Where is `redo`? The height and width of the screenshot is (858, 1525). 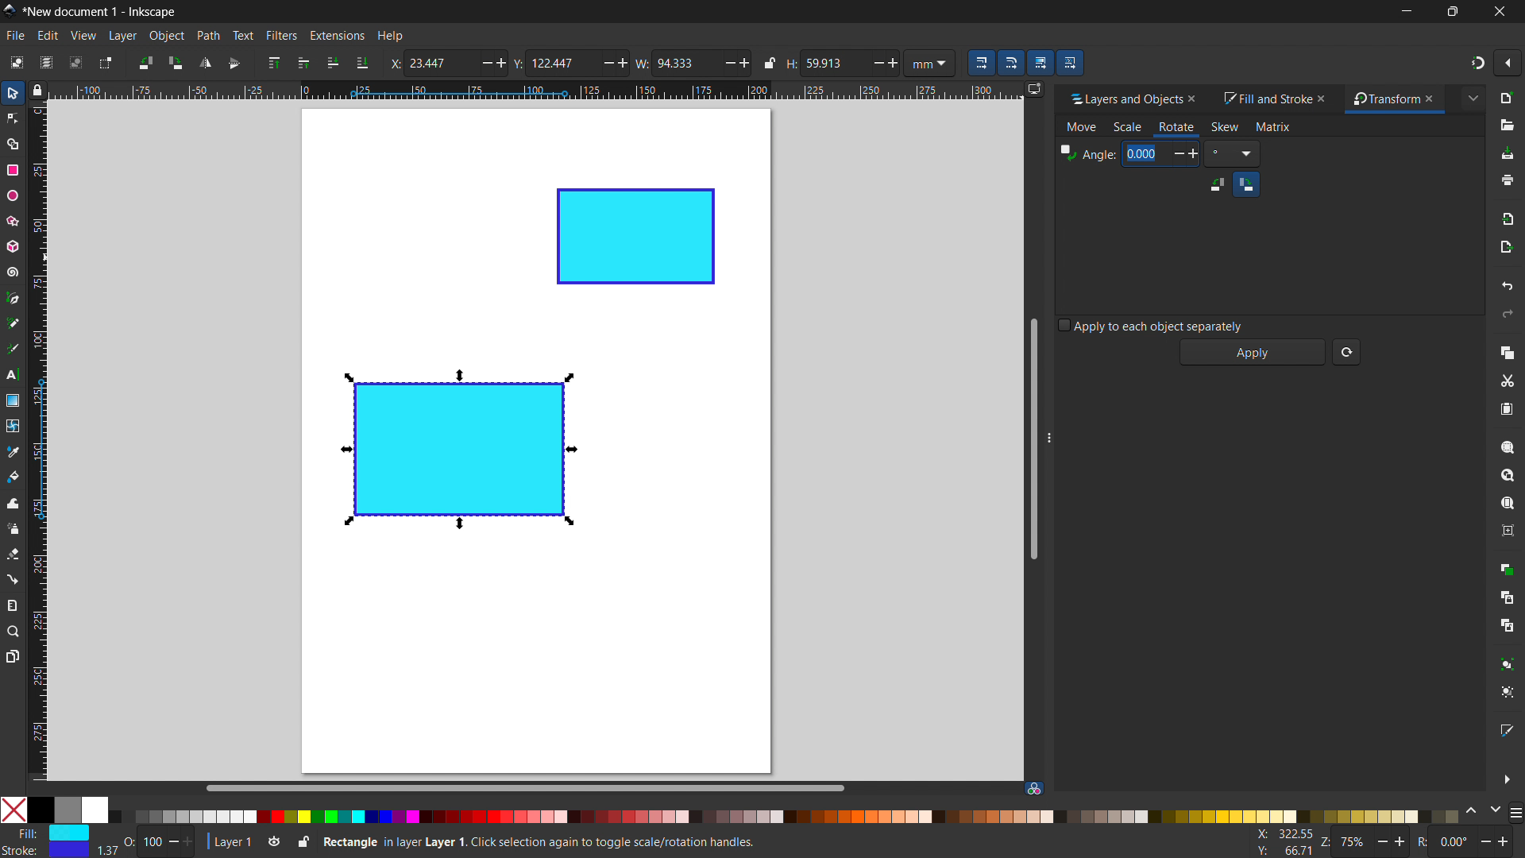
redo is located at coordinates (1508, 314).